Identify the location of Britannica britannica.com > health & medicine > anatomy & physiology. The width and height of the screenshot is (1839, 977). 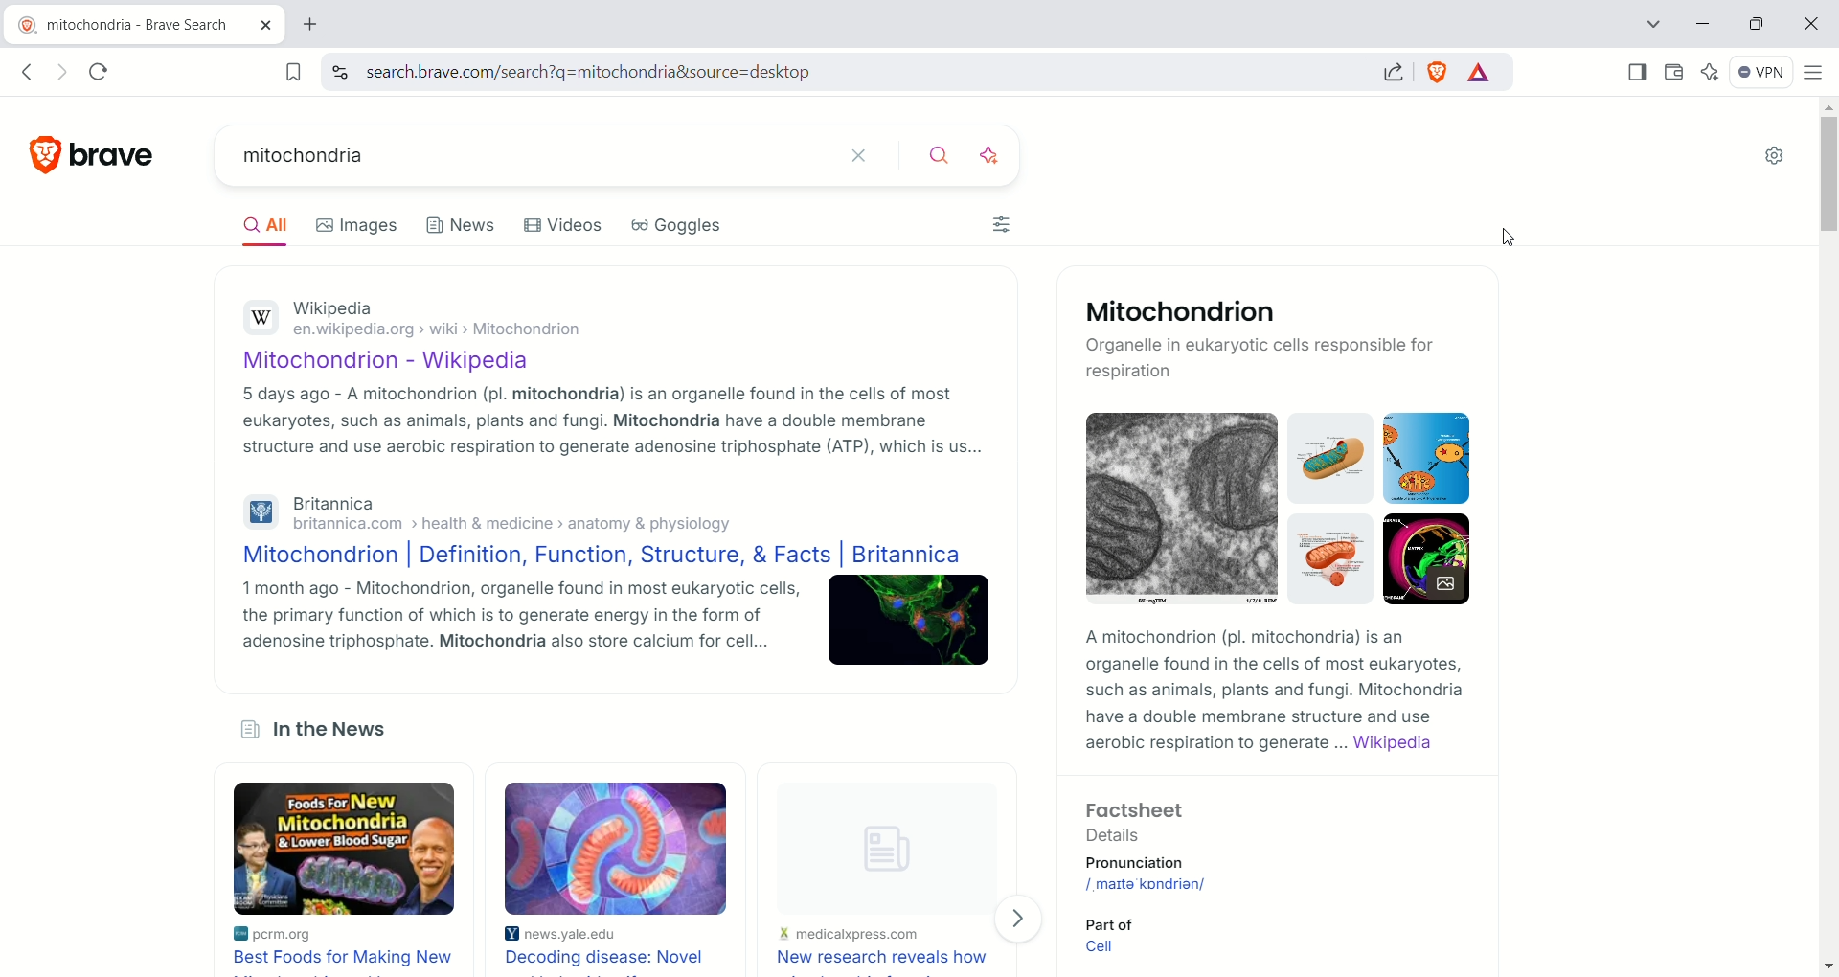
(502, 513).